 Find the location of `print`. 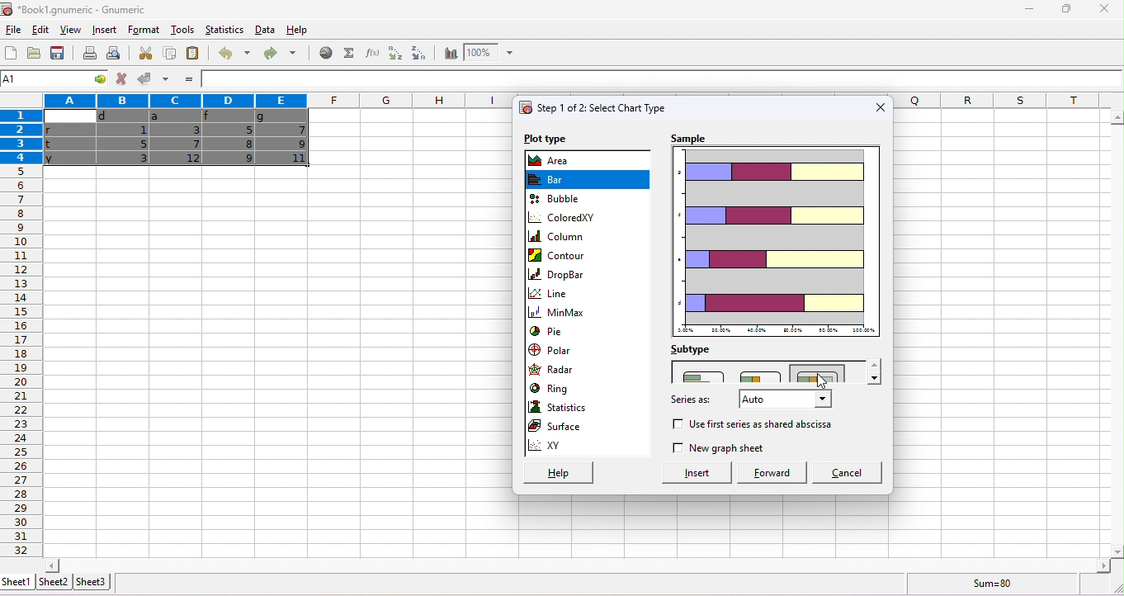

print is located at coordinates (89, 53).